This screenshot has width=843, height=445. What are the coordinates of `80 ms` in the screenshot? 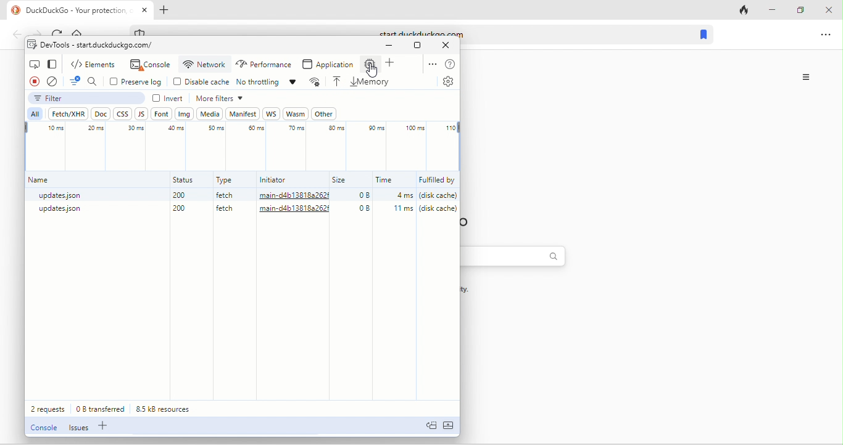 It's located at (330, 135).